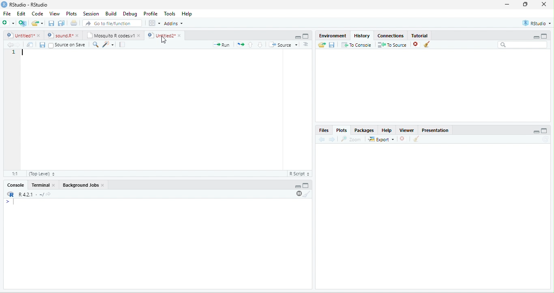  What do you see at coordinates (110, 35) in the screenshot?
I see `Mosquito R codes.v1` at bounding box center [110, 35].